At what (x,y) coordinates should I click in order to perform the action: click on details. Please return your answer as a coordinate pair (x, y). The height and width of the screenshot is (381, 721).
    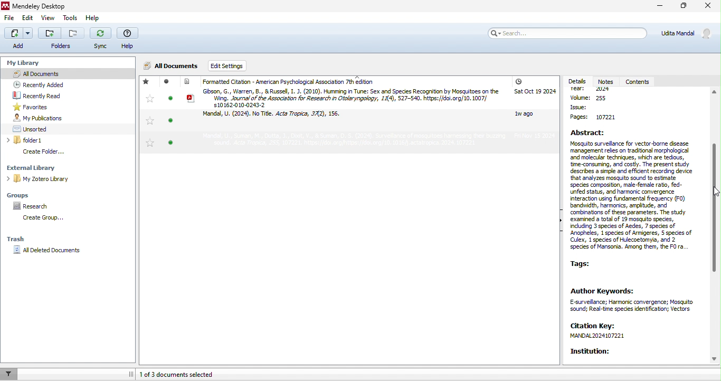
    Looking at the image, I should click on (576, 82).